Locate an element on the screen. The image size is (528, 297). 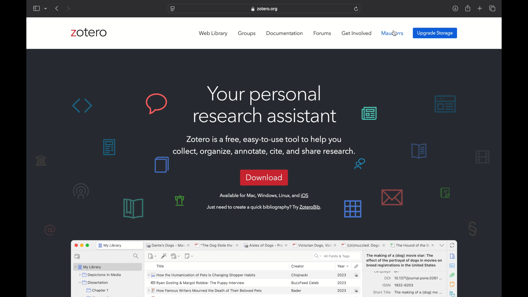
available for mac, windows, linux and OS is located at coordinates (264, 196).